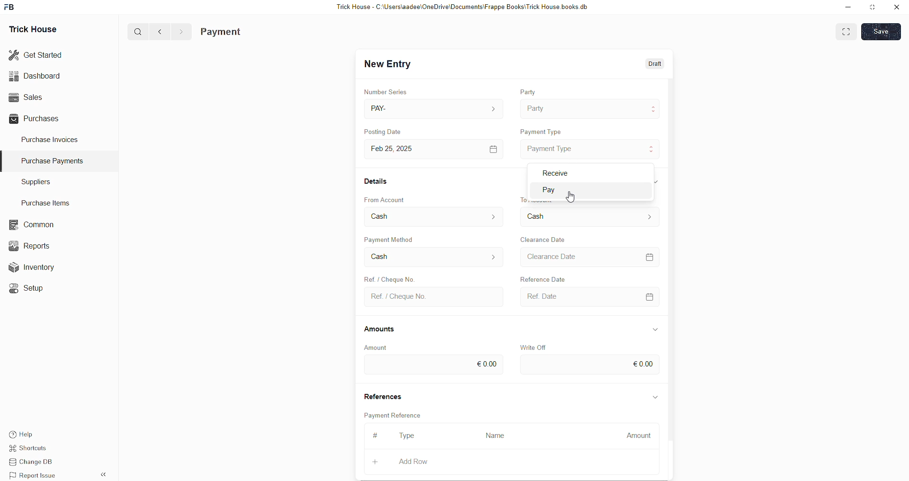 The width and height of the screenshot is (909, 481). I want to click on Payment Type, so click(544, 130).